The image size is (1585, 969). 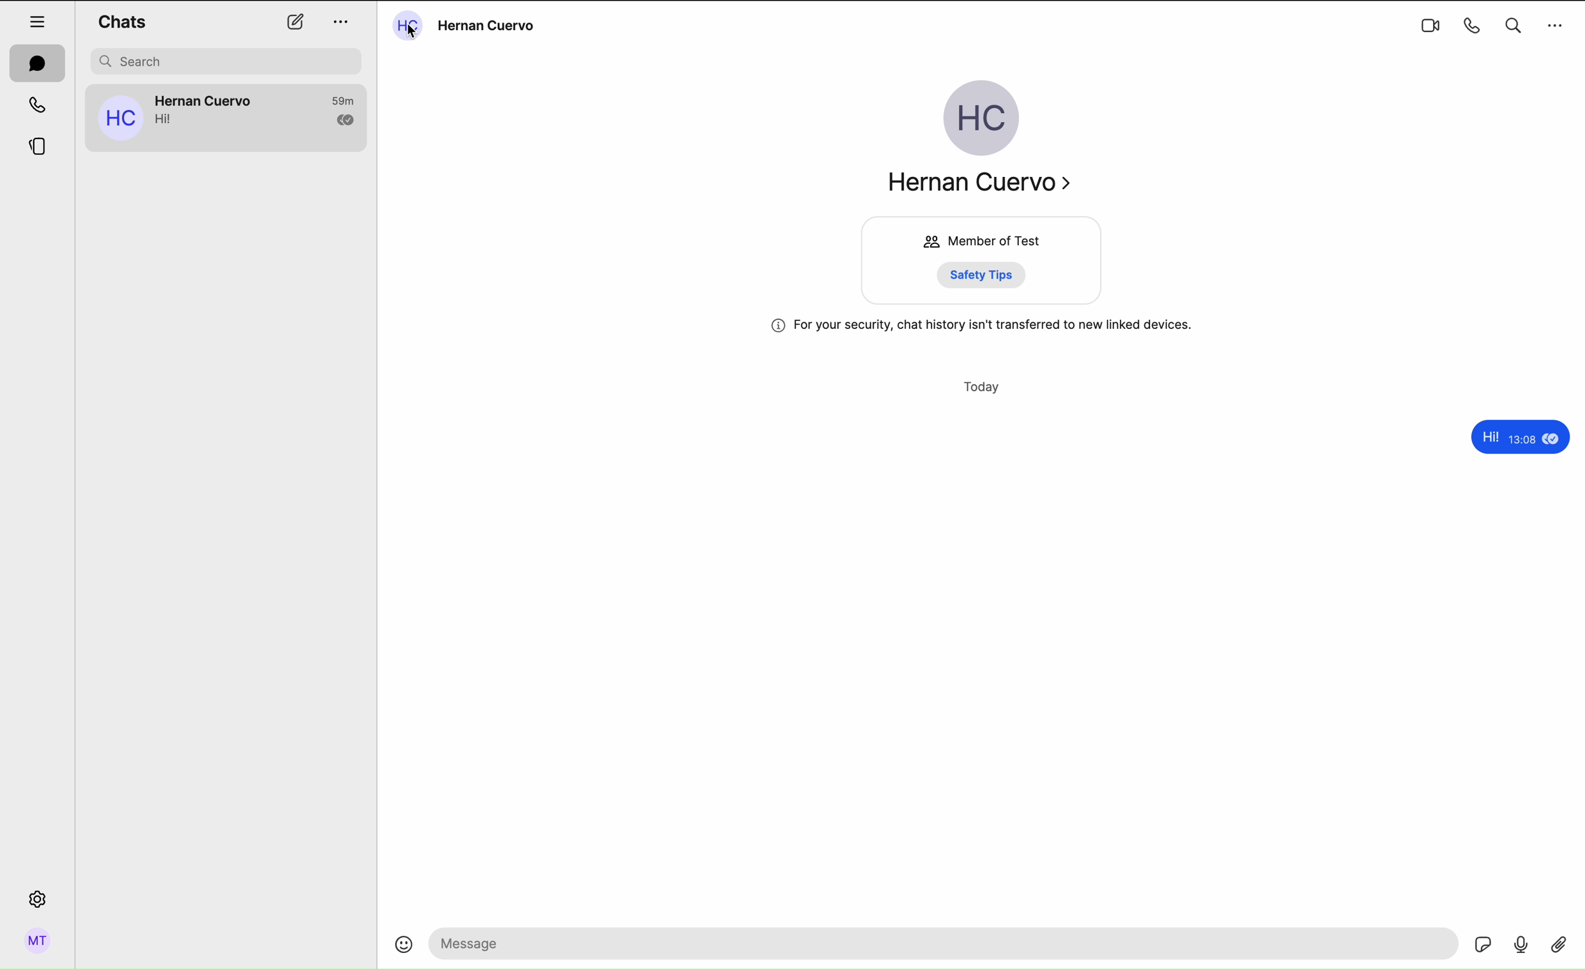 I want to click on click on the name, so click(x=466, y=23).